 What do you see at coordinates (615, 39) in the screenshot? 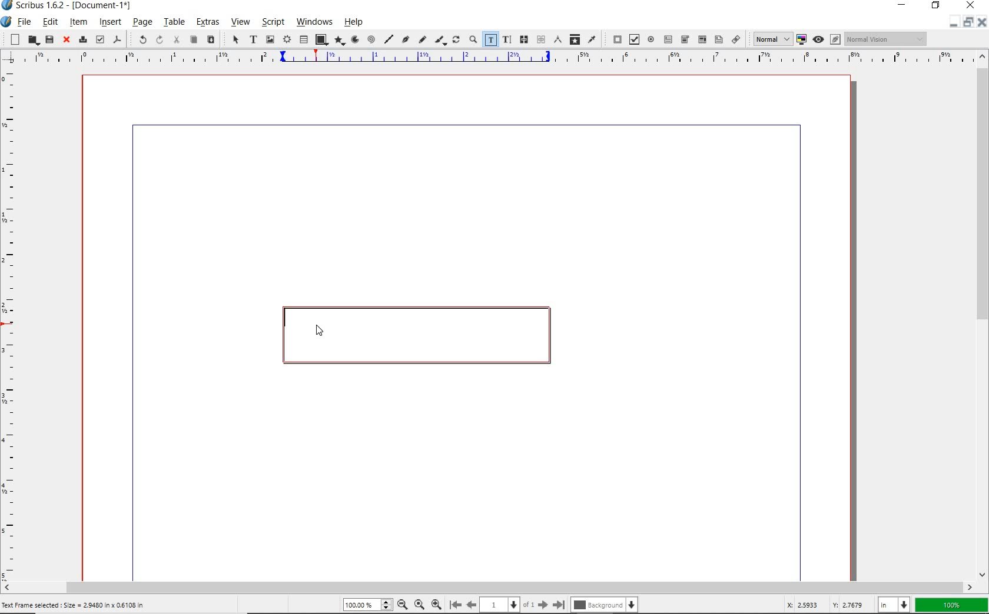
I see `pdf push button` at bounding box center [615, 39].